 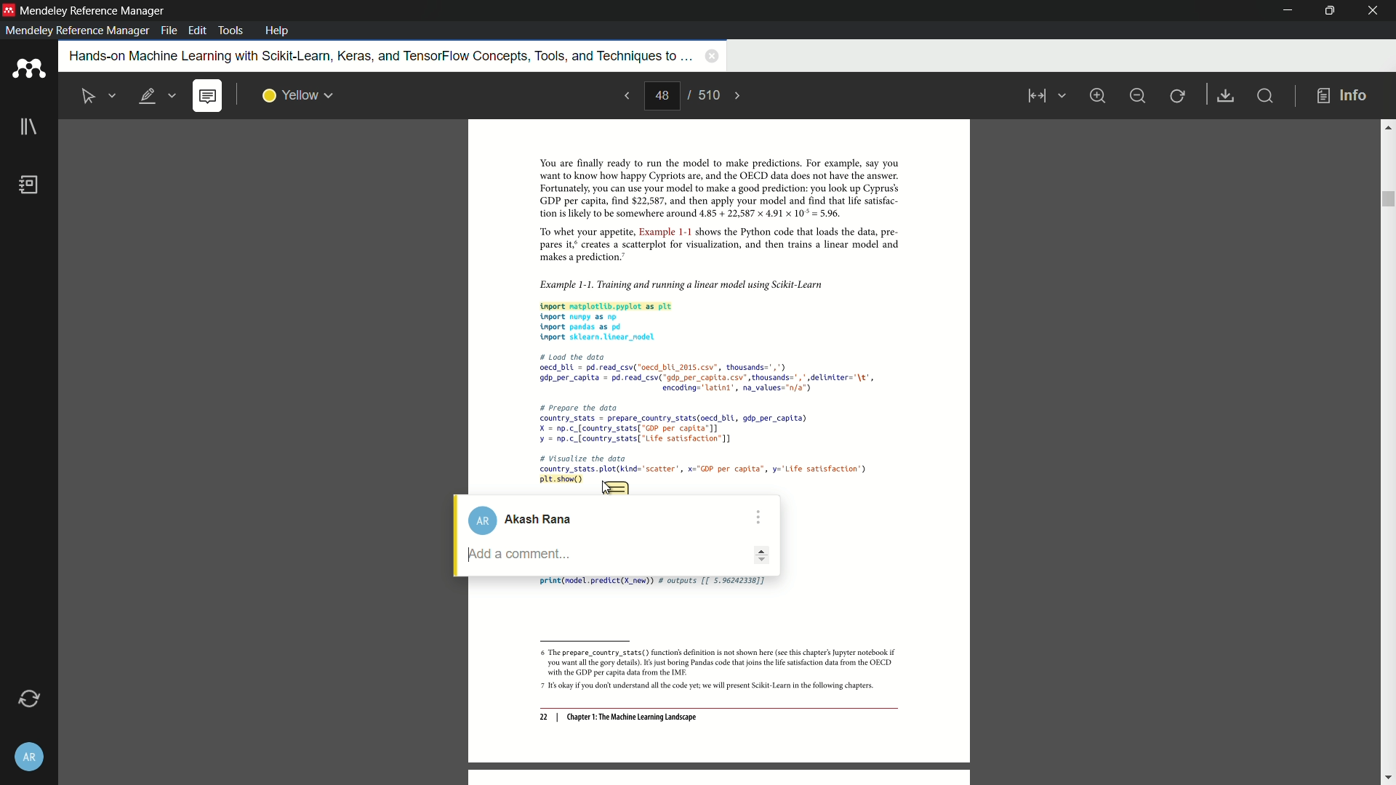 I want to click on more actions, so click(x=757, y=518).